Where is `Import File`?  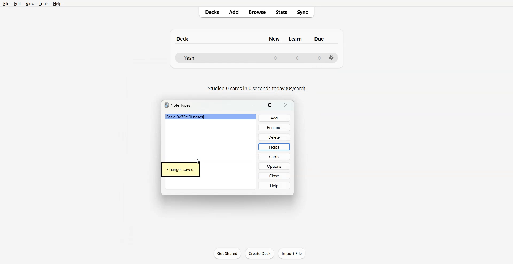
Import File is located at coordinates (292, 253).